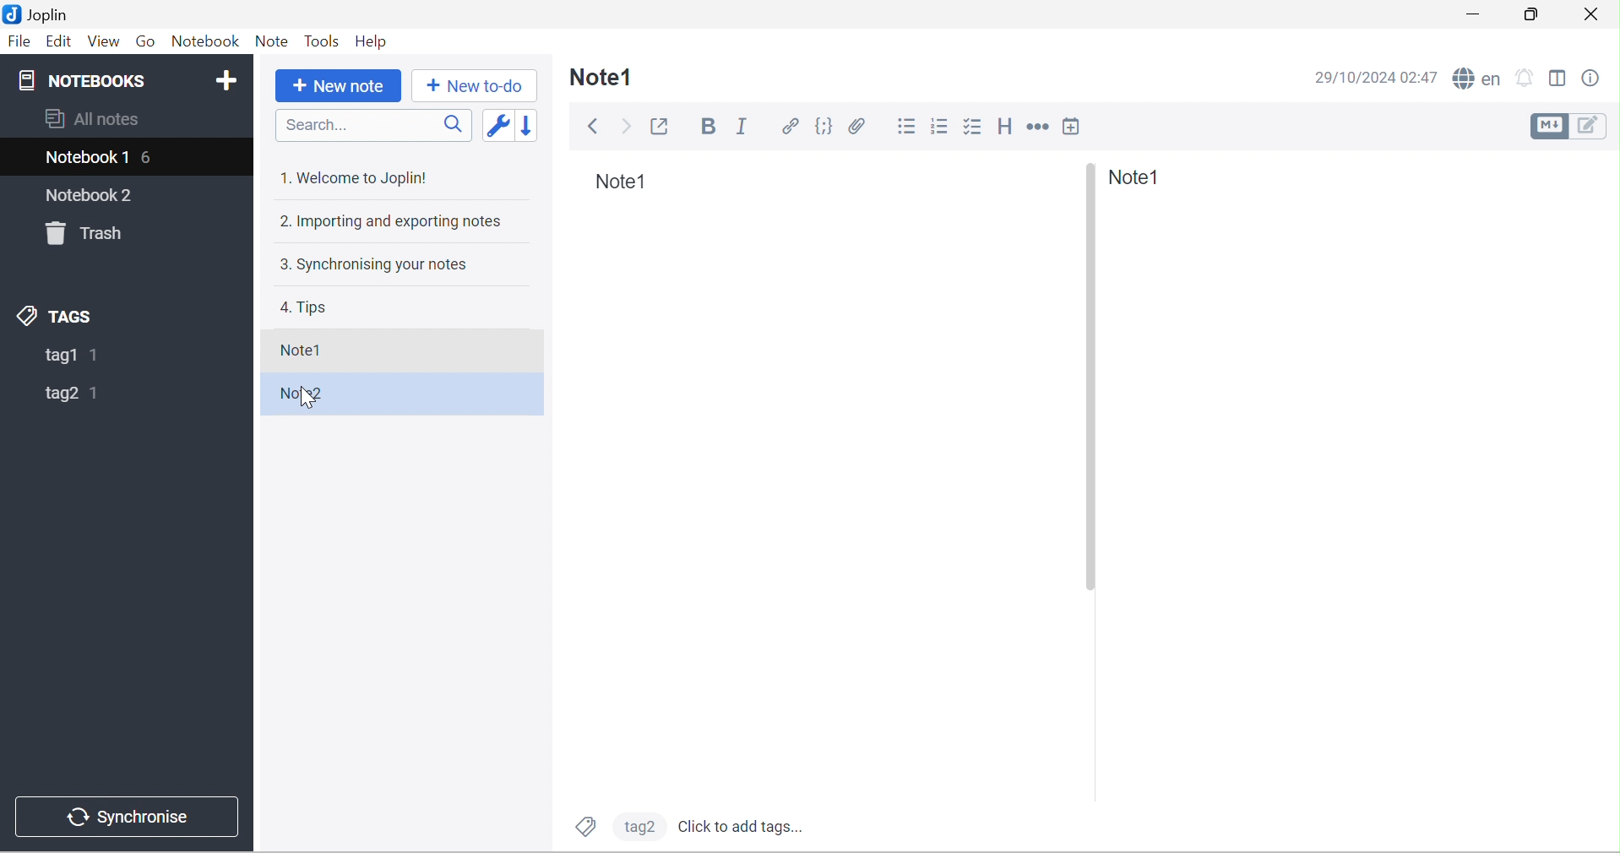  I want to click on Spell checker, so click(1476, 80).